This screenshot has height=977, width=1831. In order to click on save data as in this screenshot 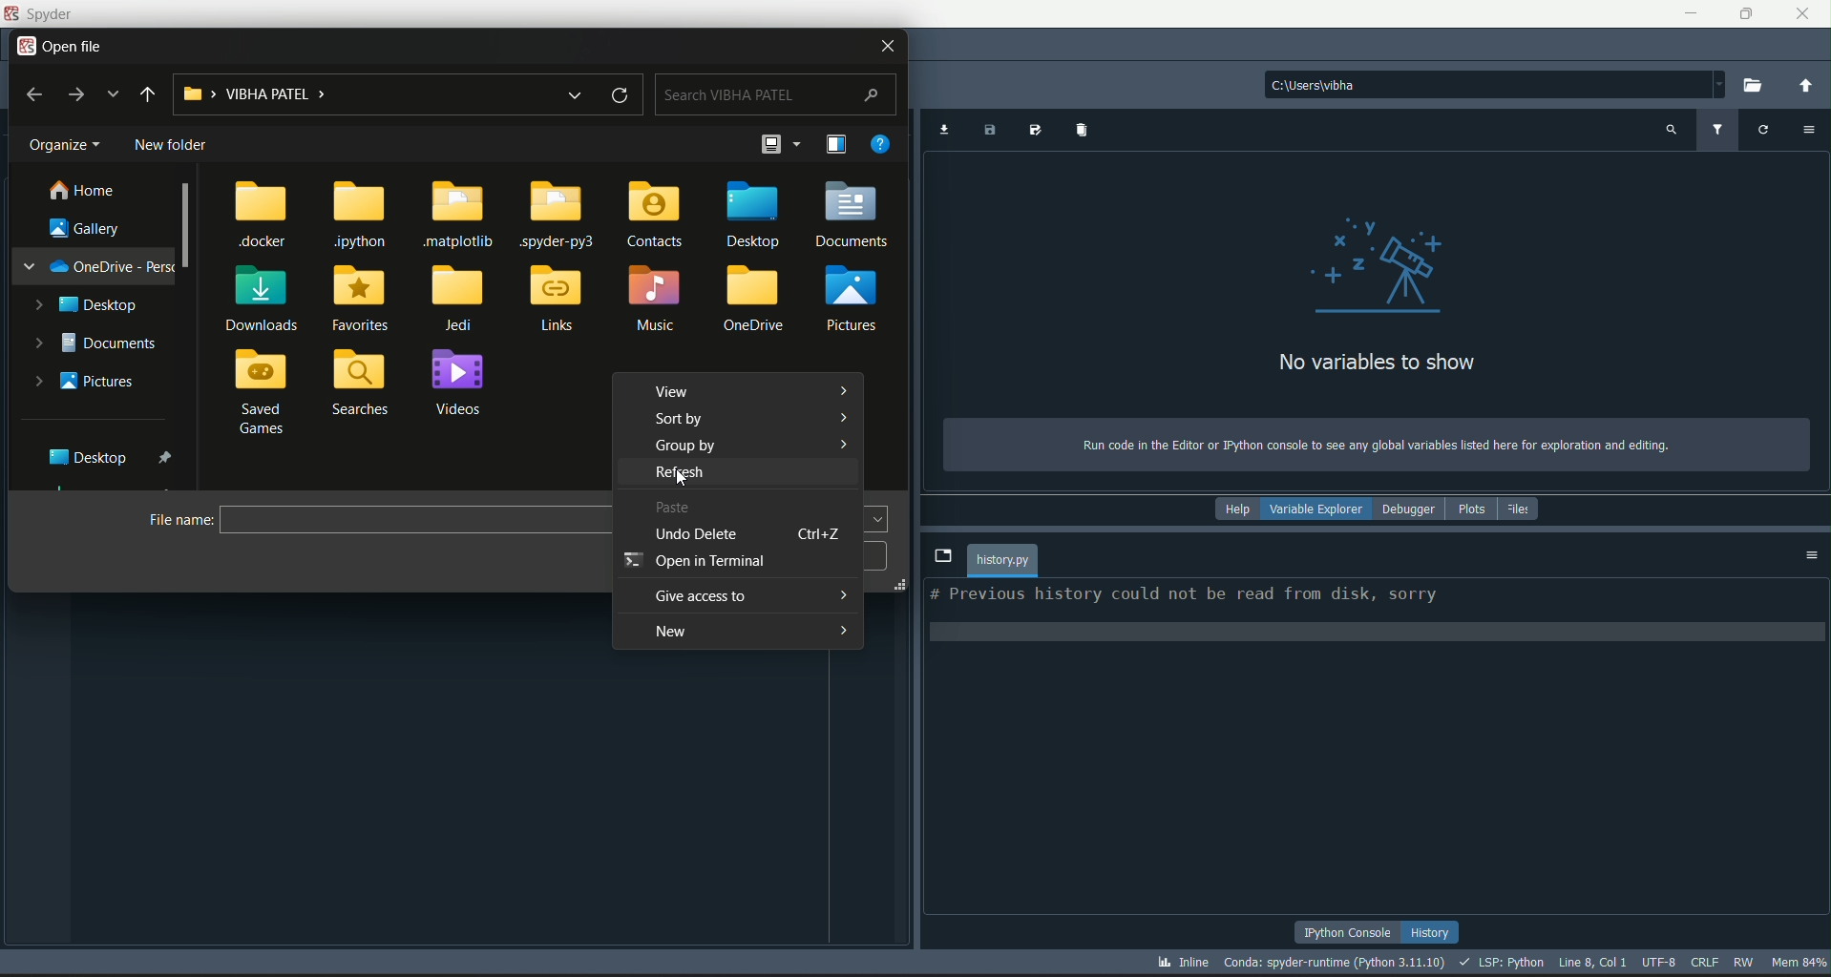, I will do `click(1035, 130)`.